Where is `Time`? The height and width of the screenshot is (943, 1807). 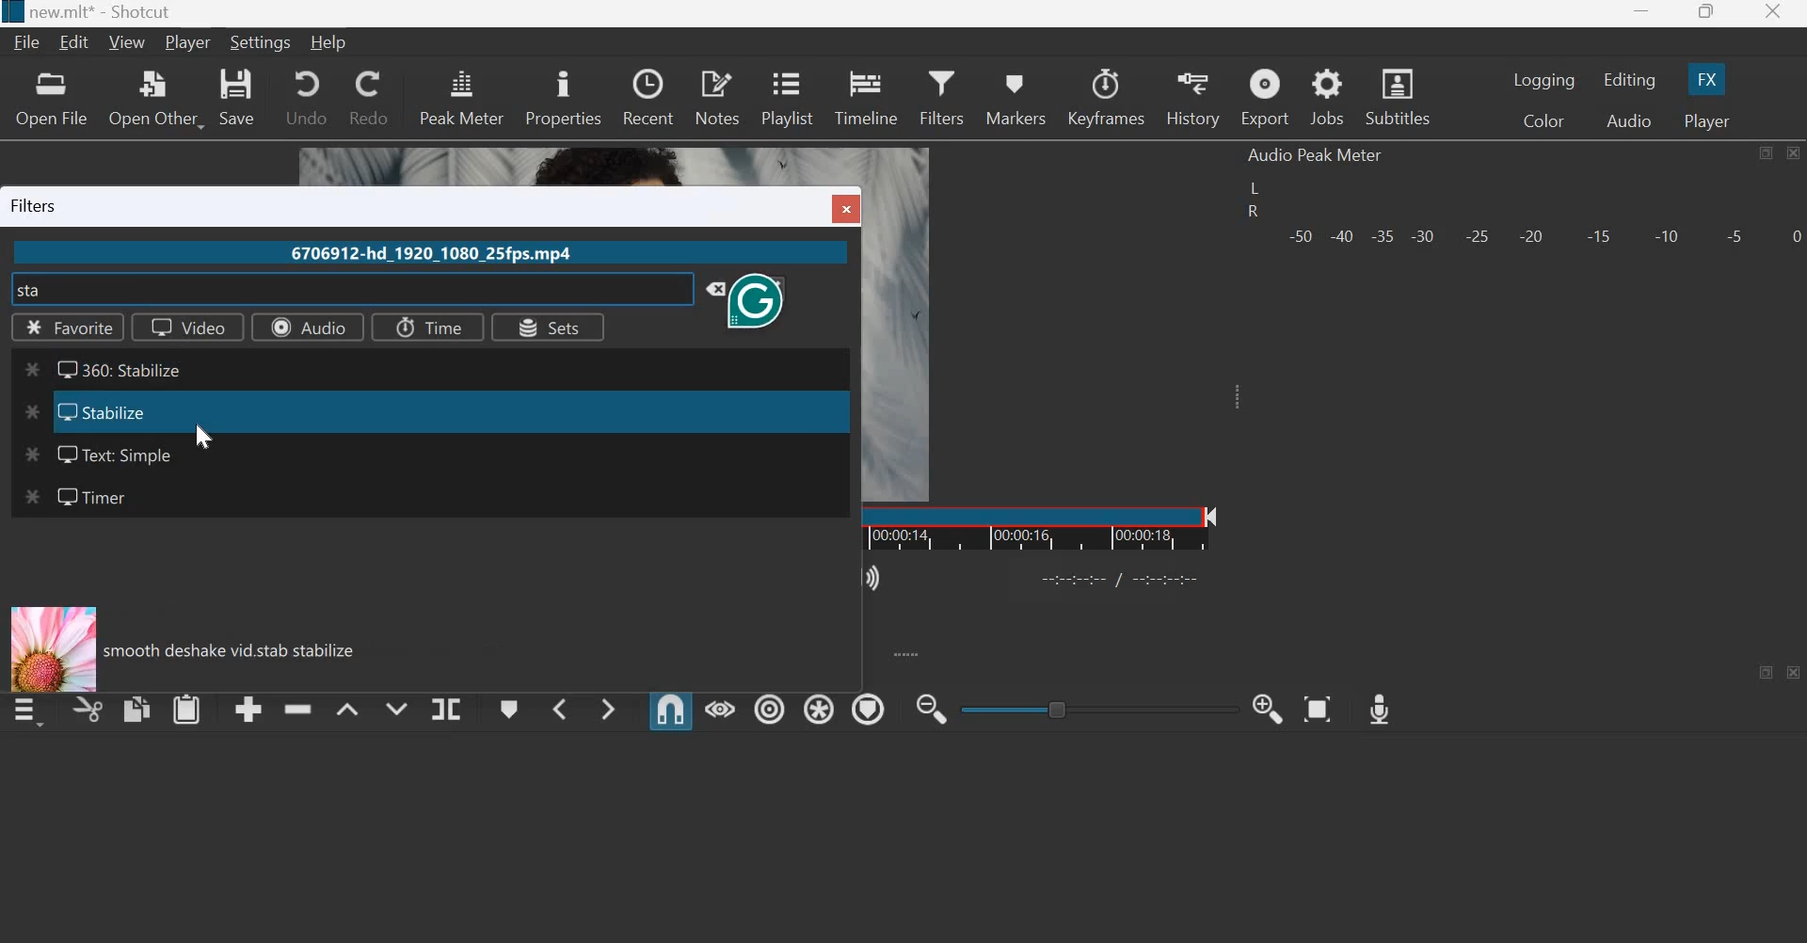
Time is located at coordinates (430, 328).